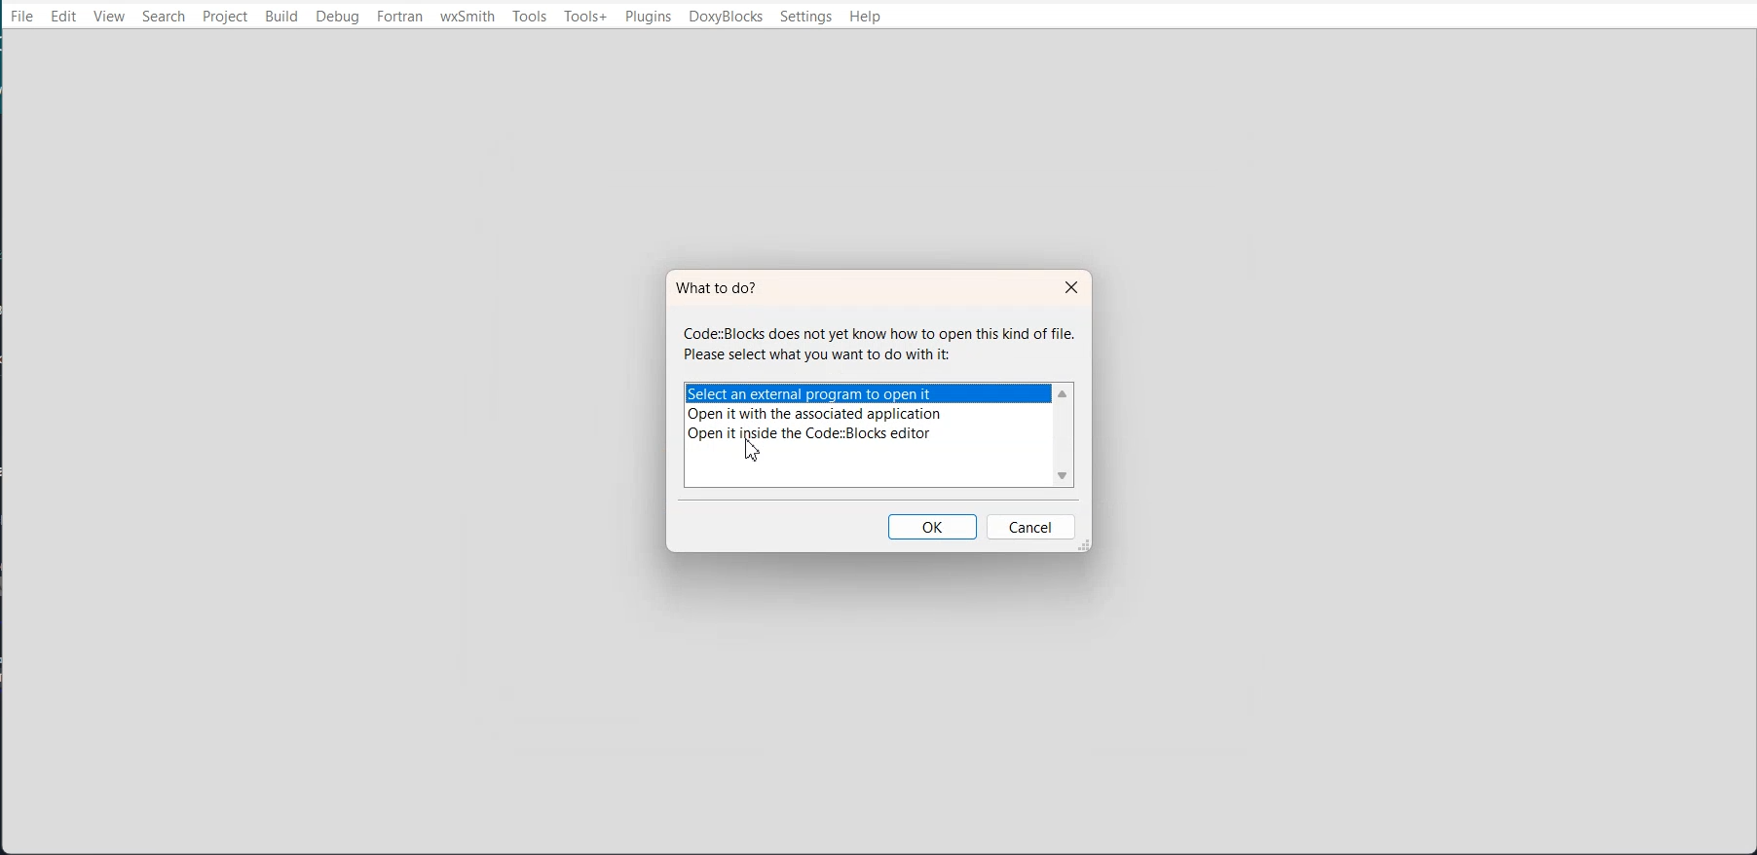 The image size is (1757, 855). What do you see at coordinates (866, 415) in the screenshot?
I see `Open it with the associated applications` at bounding box center [866, 415].